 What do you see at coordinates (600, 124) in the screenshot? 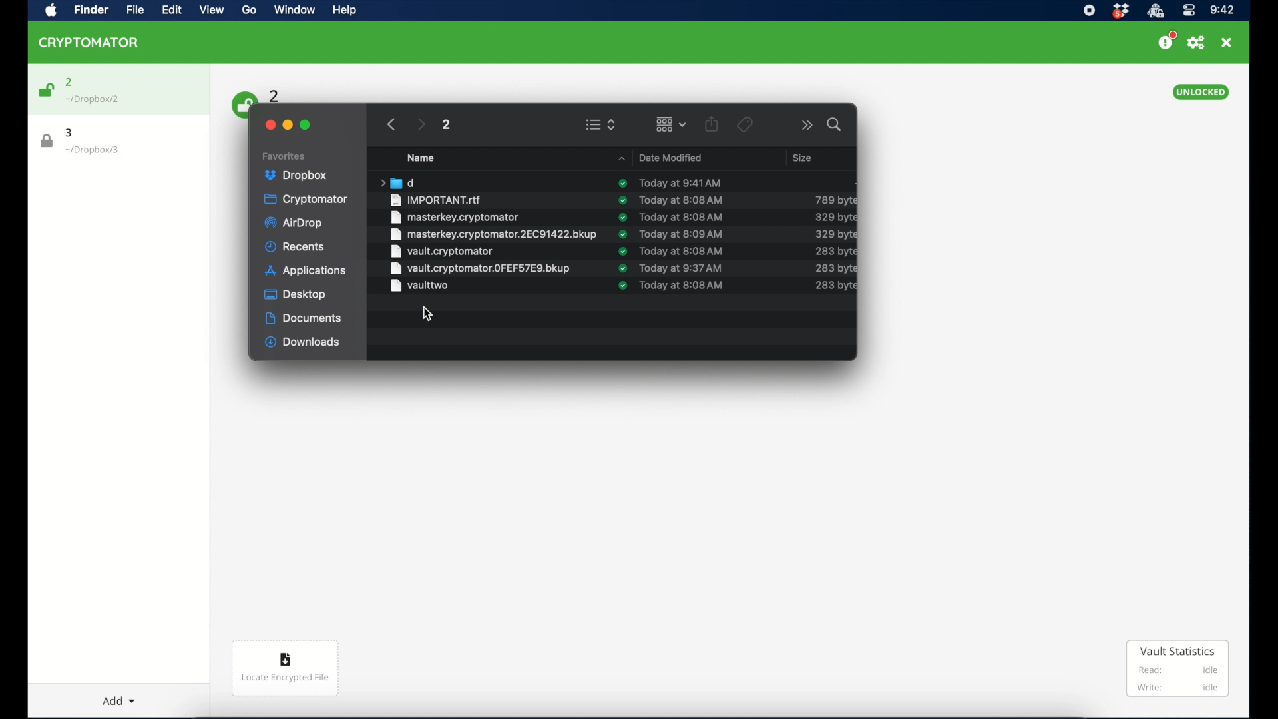
I see `view options` at bounding box center [600, 124].